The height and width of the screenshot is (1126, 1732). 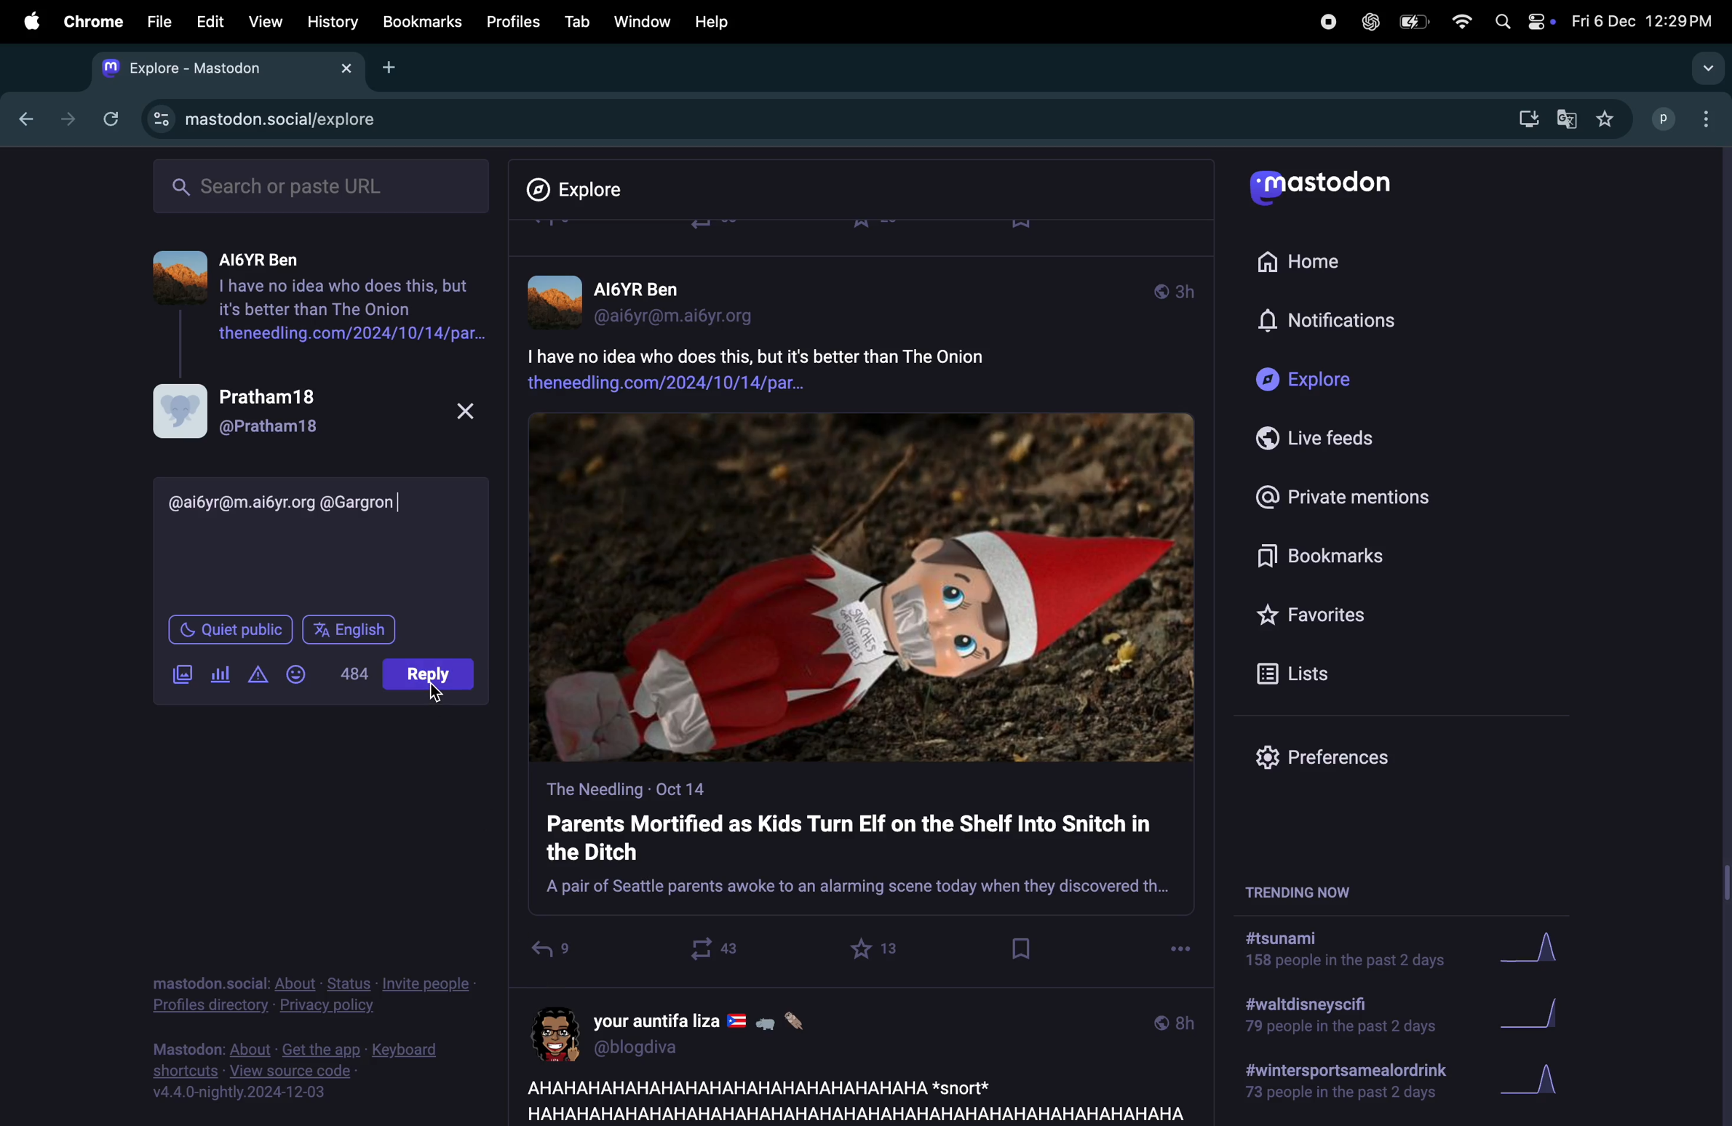 I want to click on drop down, so click(x=1703, y=69).